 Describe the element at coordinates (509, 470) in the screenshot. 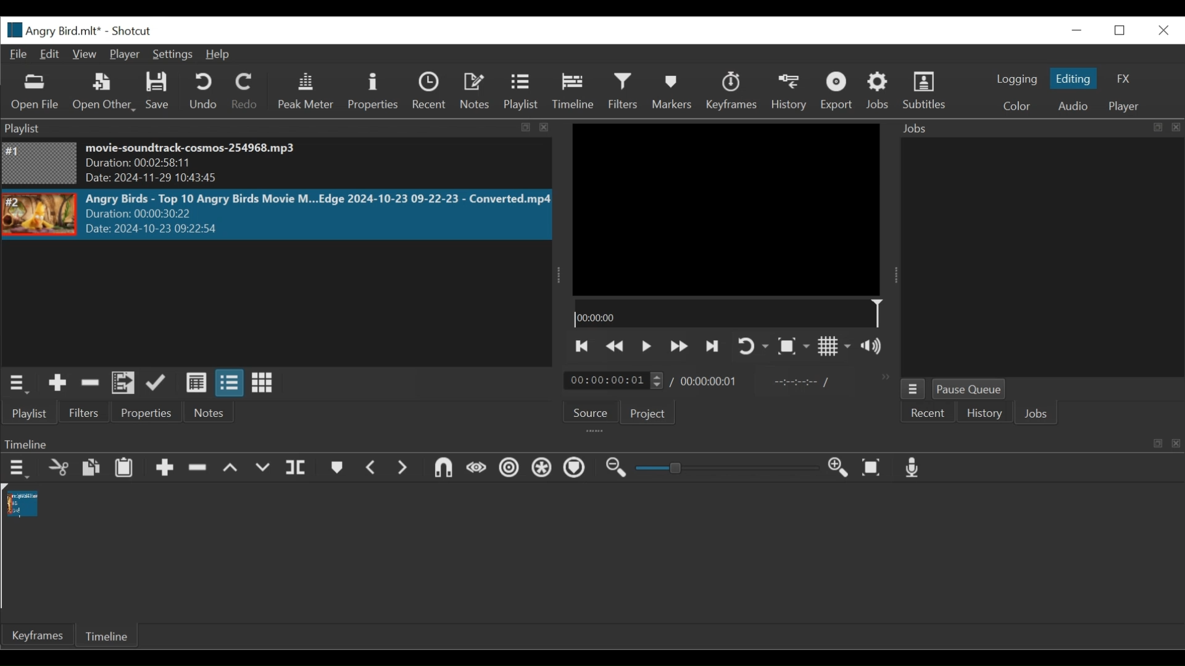

I see `Ripple` at that location.